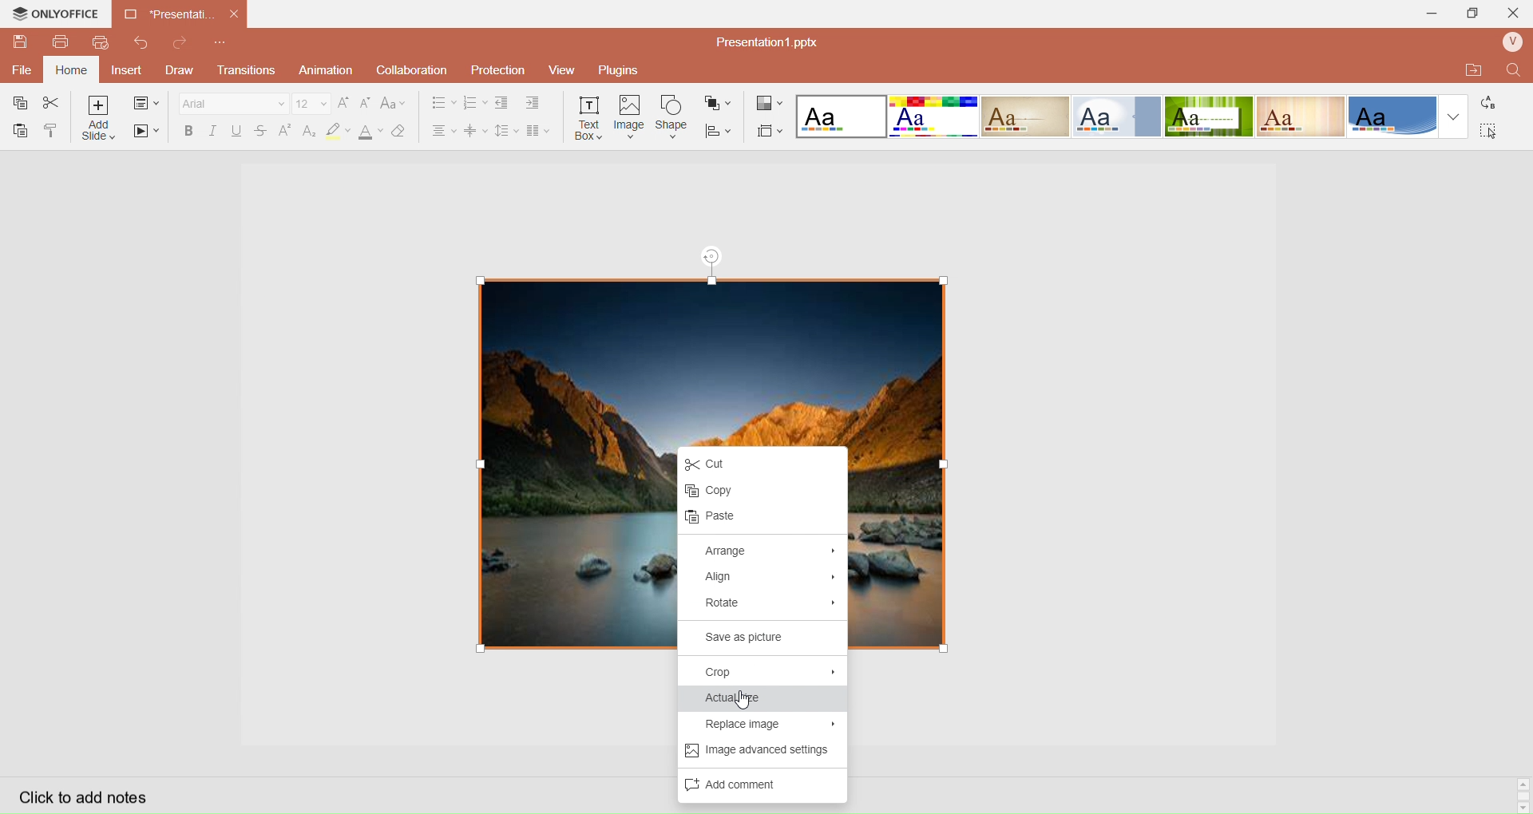  What do you see at coordinates (509, 131) in the screenshot?
I see `Line Spacing` at bounding box center [509, 131].